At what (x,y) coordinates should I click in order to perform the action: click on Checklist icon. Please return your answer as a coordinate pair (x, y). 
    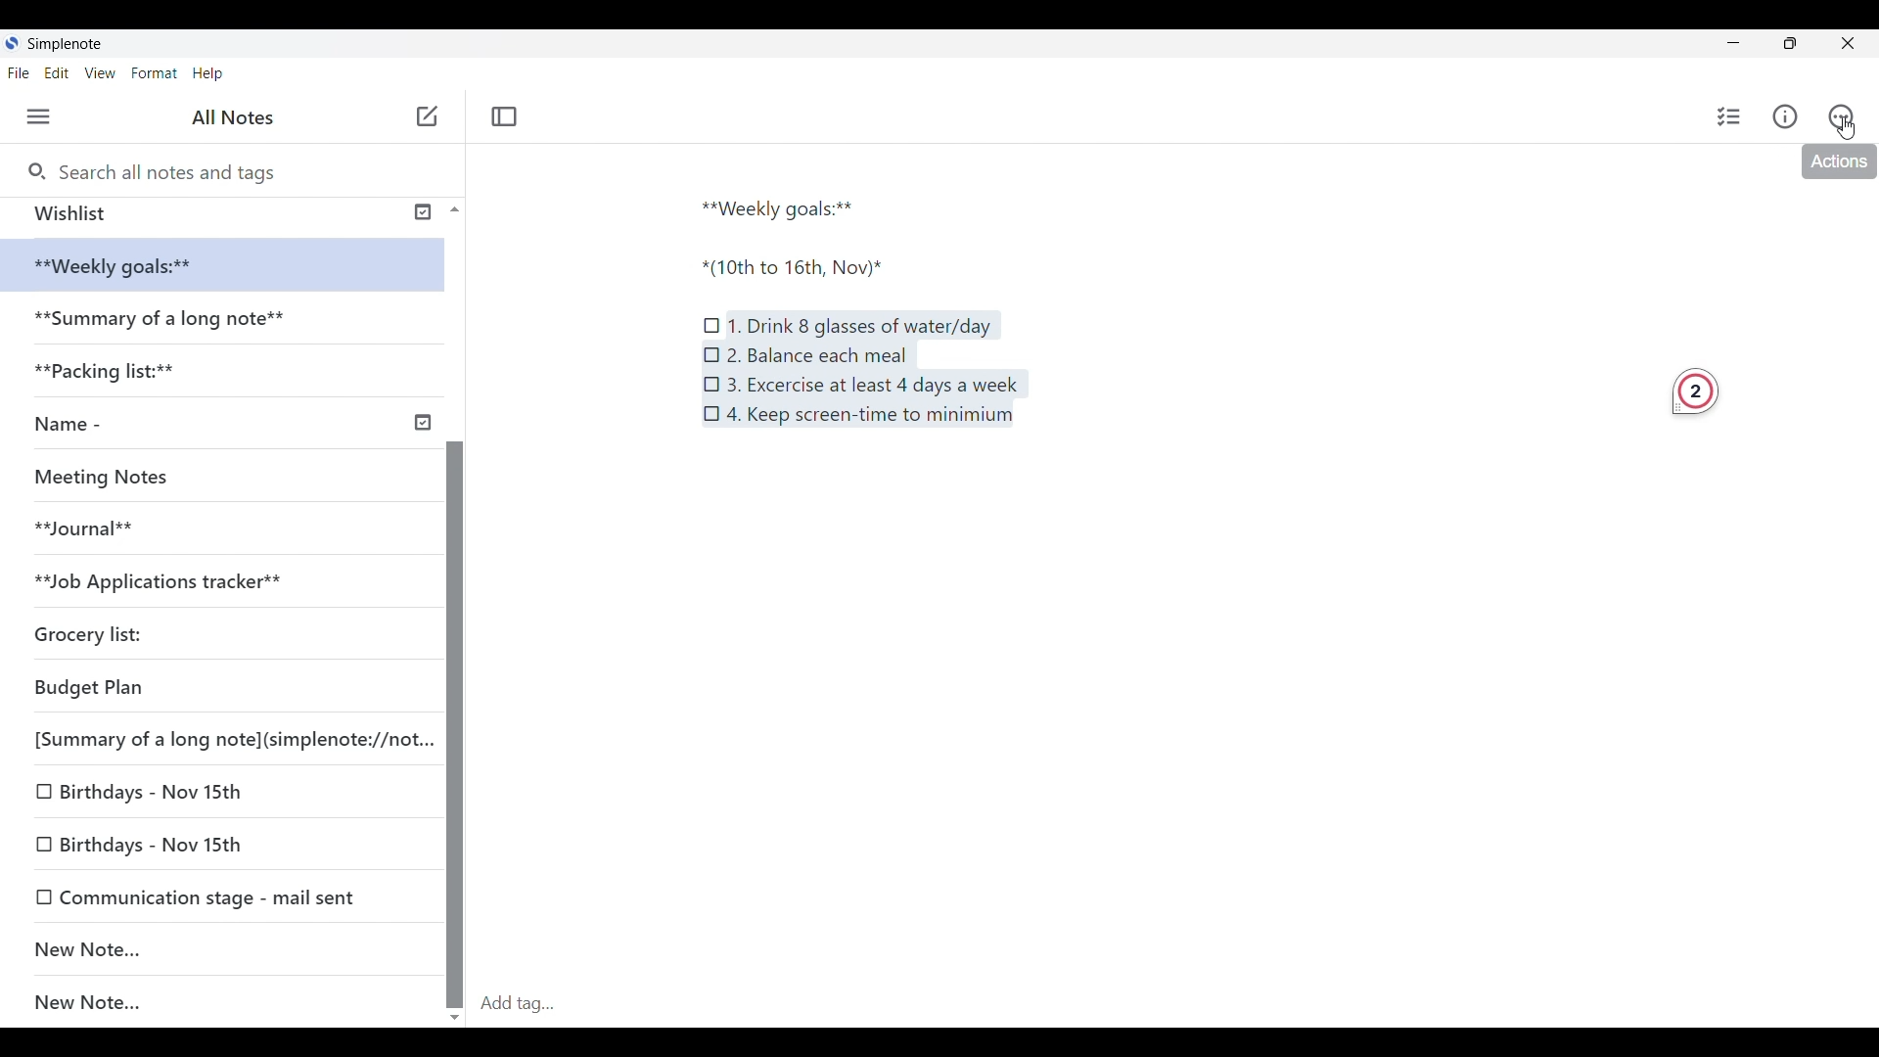
    Looking at the image, I should click on (712, 382).